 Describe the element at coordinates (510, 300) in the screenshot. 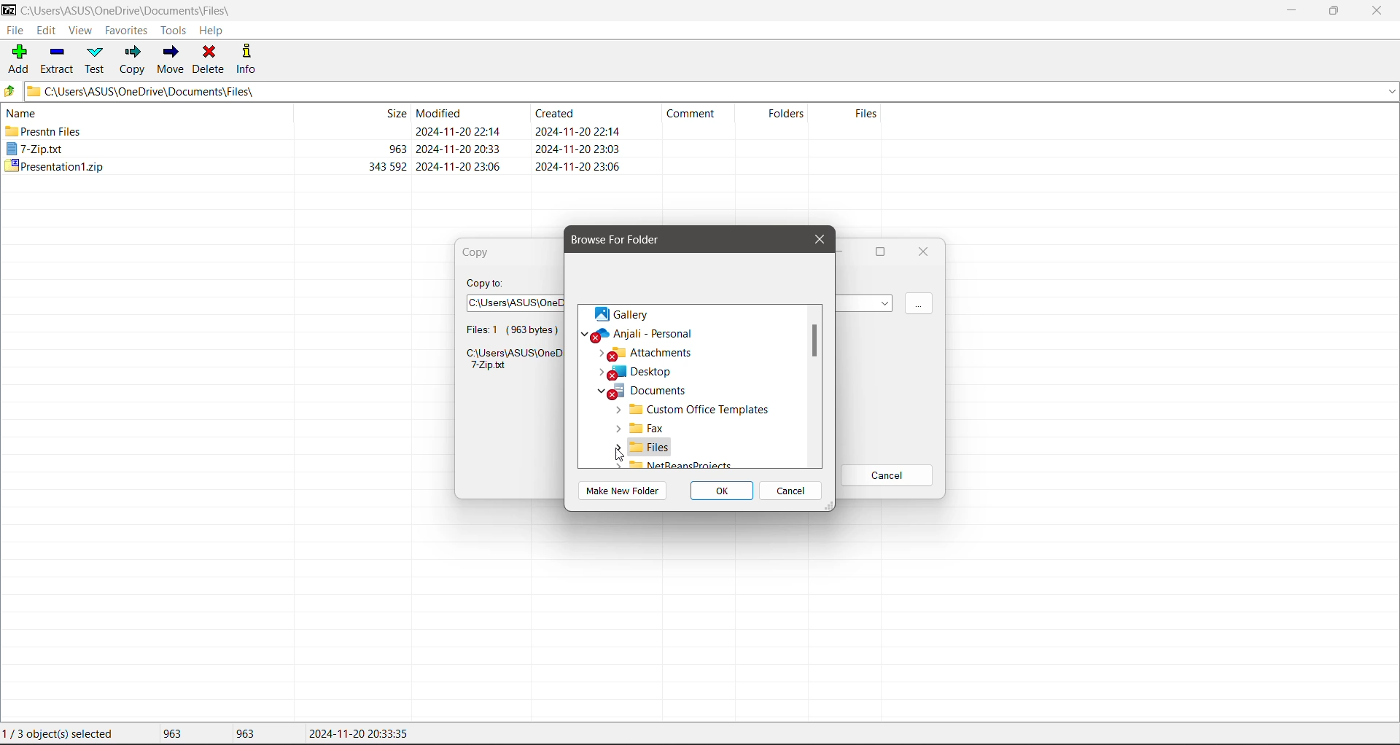

I see `Select a path to copy the selected file to` at that location.